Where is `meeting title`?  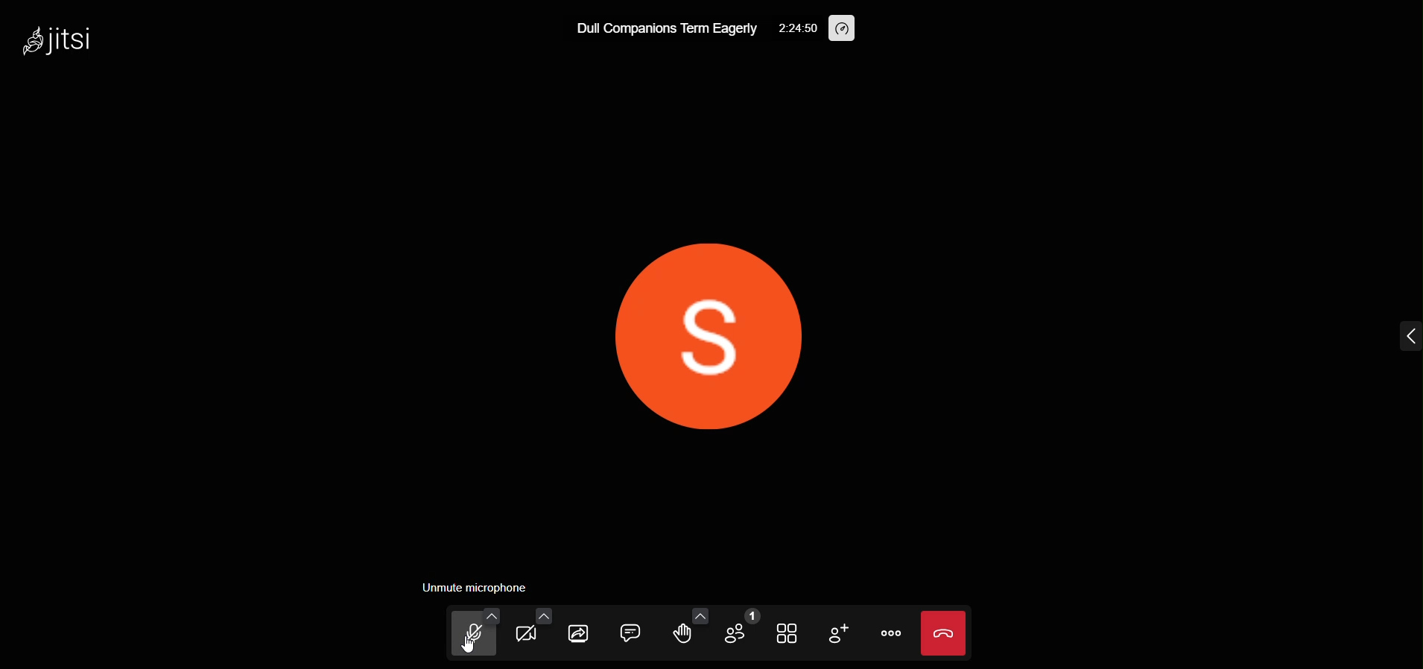
meeting title is located at coordinates (662, 28).